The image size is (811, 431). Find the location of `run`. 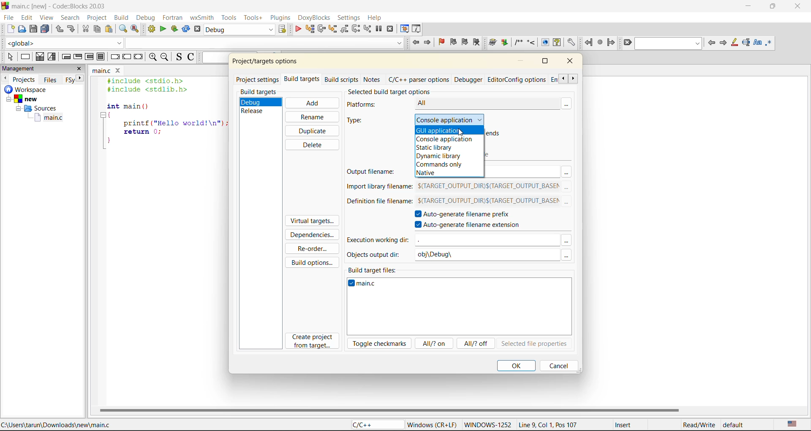

run is located at coordinates (163, 28).